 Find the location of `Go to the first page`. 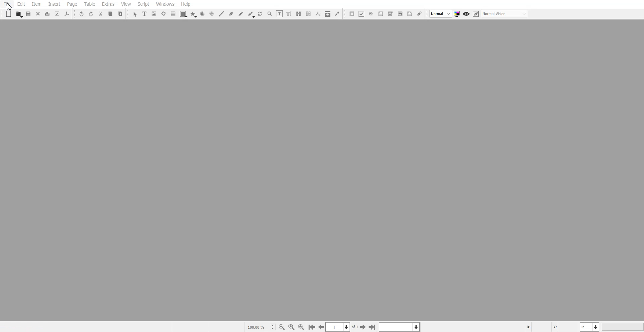

Go to the first page is located at coordinates (373, 327).